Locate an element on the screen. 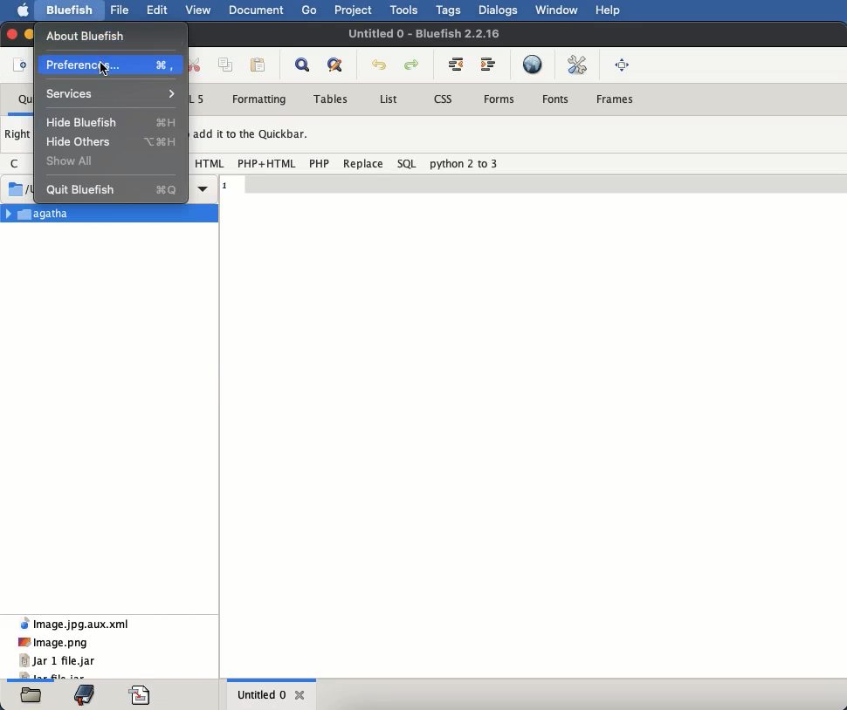  quit bluefish is located at coordinates (114, 188).